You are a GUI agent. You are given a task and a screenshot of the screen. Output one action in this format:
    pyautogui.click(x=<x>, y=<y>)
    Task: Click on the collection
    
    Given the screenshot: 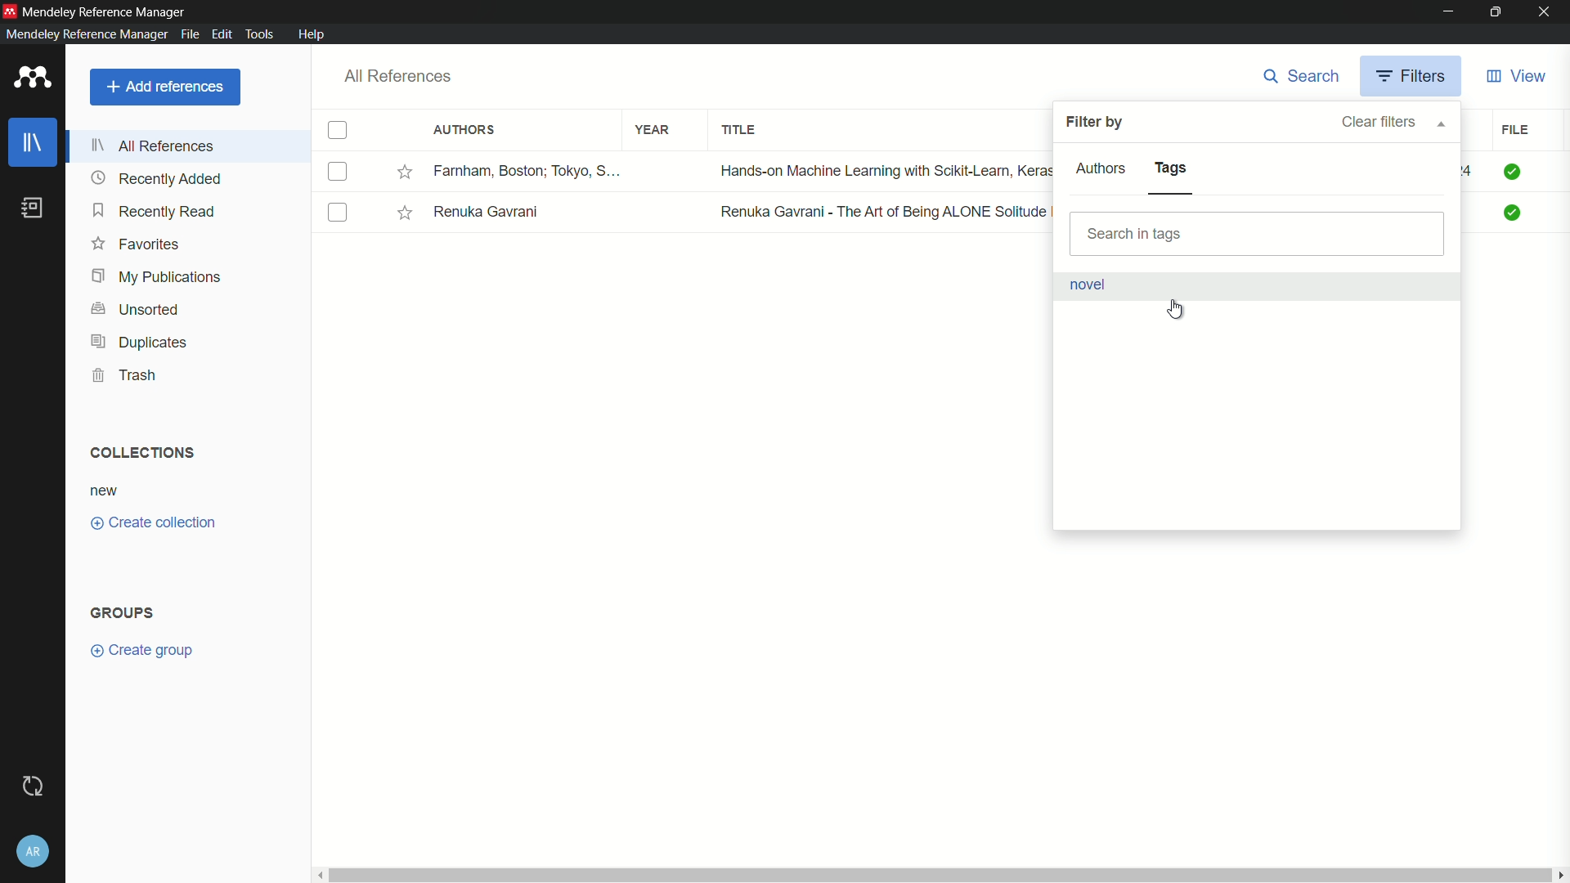 What is the action you would take?
    pyautogui.click(x=141, y=453)
    